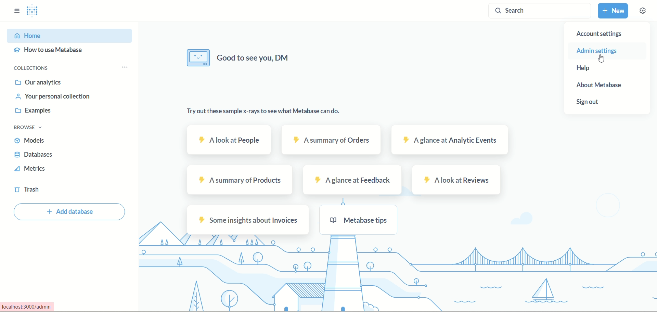 The image size is (657, 312). Describe the element at coordinates (541, 11) in the screenshot. I see `search` at that location.